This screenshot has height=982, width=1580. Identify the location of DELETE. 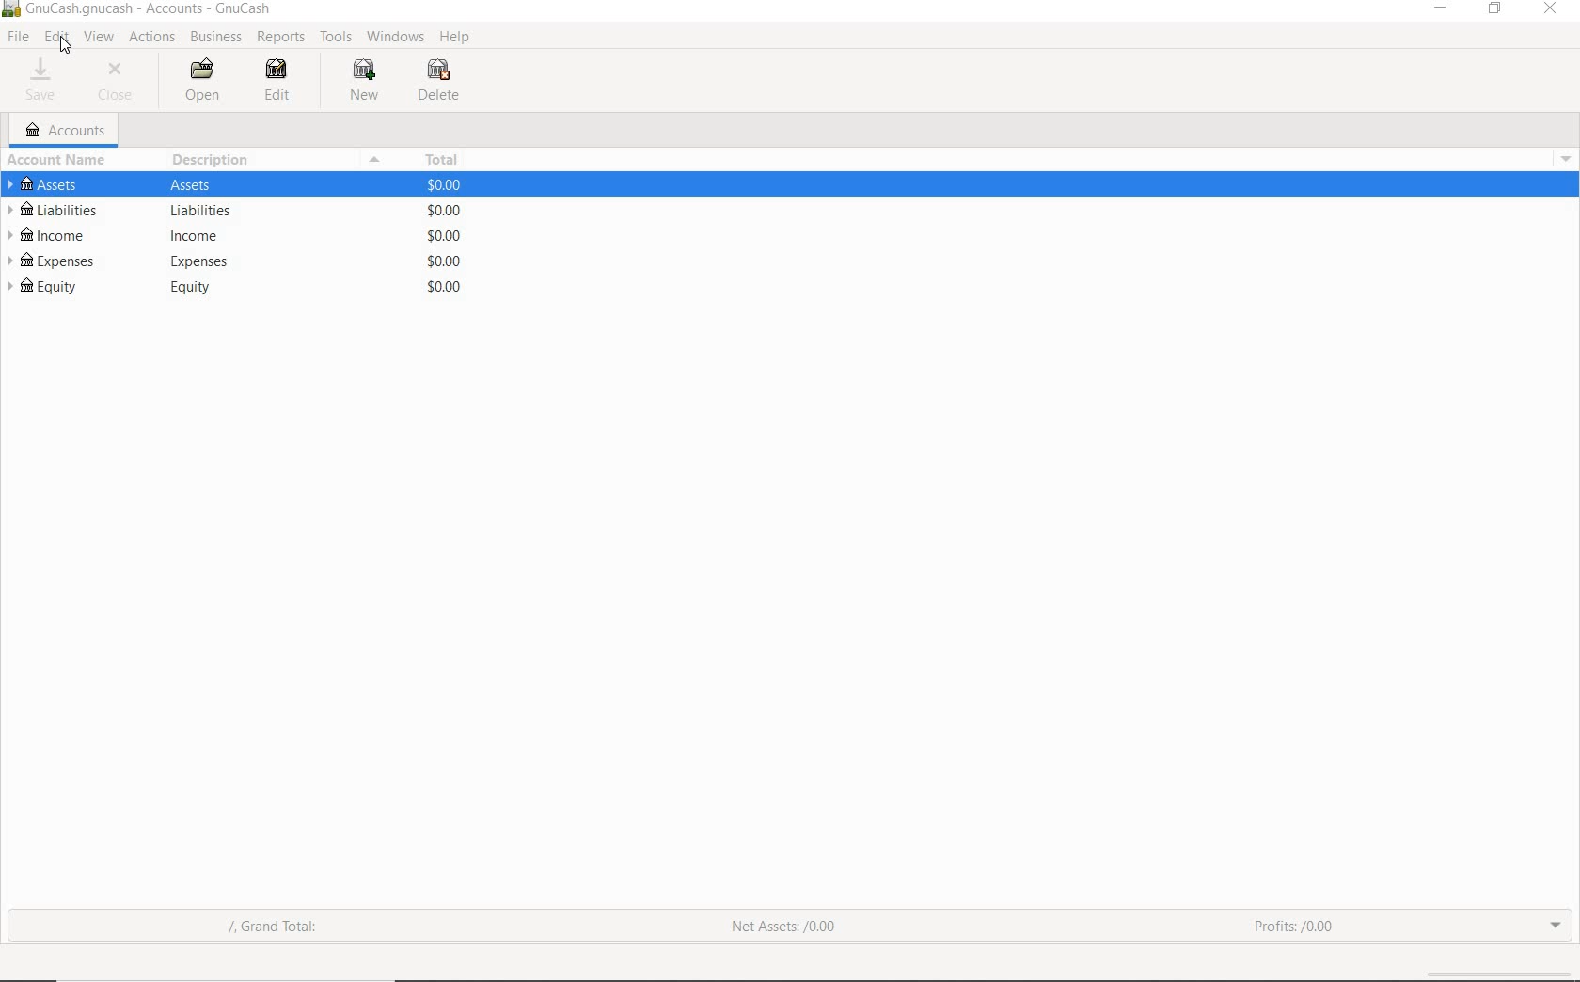
(444, 80).